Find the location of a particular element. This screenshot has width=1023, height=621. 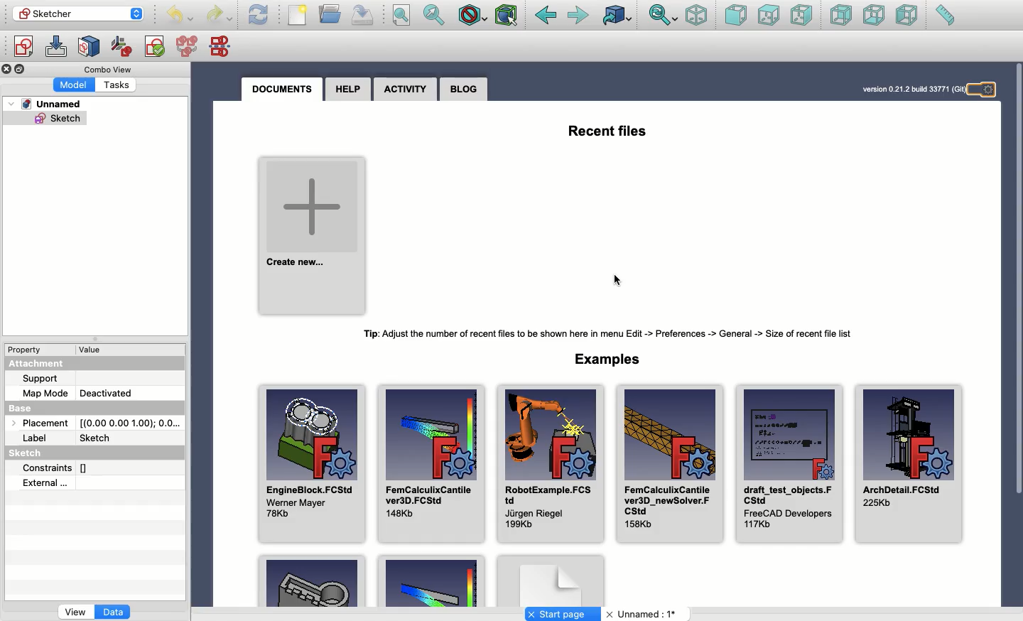

Tip: Adjust the number of recent files to be shown here in menu Edit -> Preferences -> General -> Size of recent fle list is located at coordinates (615, 334).